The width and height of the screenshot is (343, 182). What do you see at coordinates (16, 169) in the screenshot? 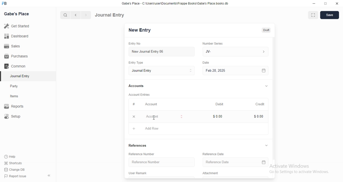
I see `Change DB` at bounding box center [16, 169].